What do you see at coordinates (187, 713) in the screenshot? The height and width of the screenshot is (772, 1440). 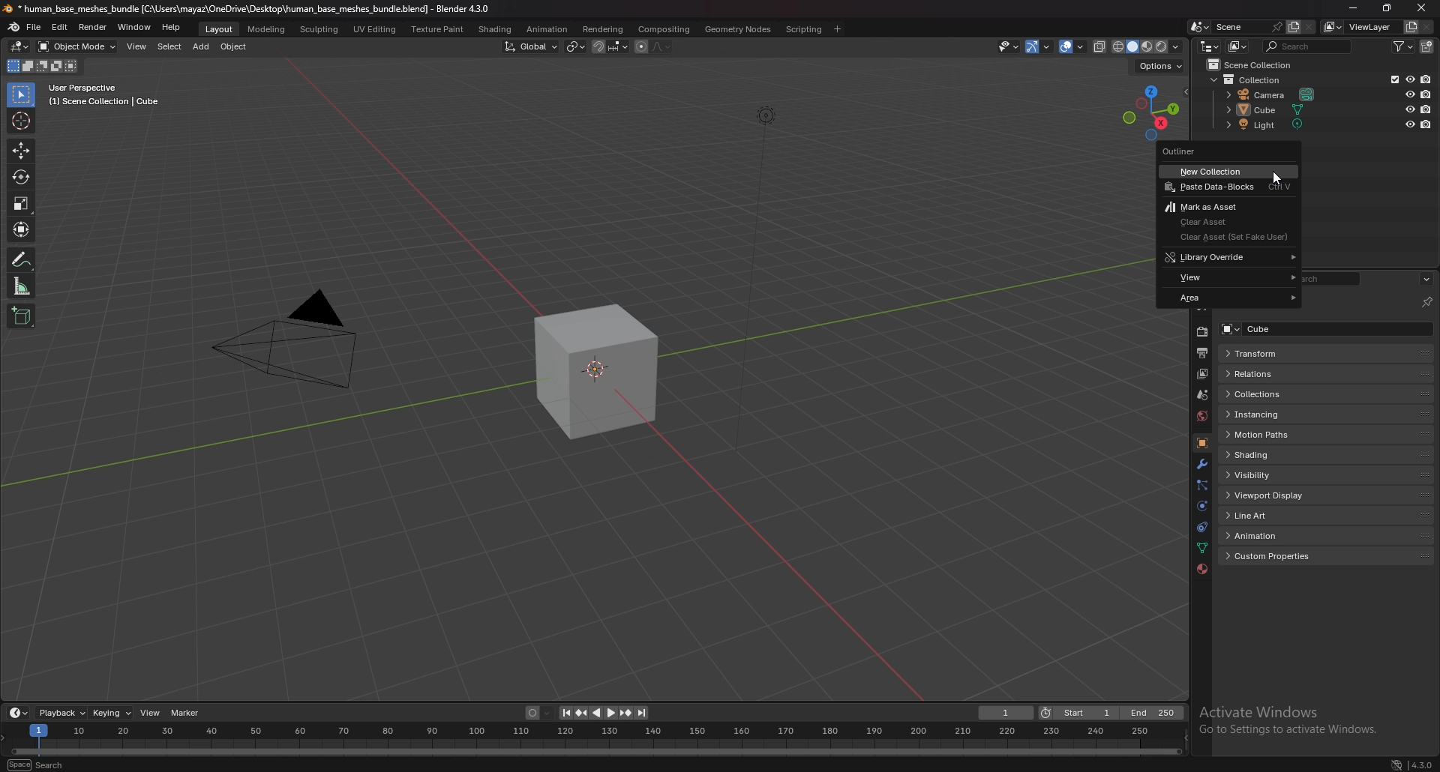 I see `marker` at bounding box center [187, 713].